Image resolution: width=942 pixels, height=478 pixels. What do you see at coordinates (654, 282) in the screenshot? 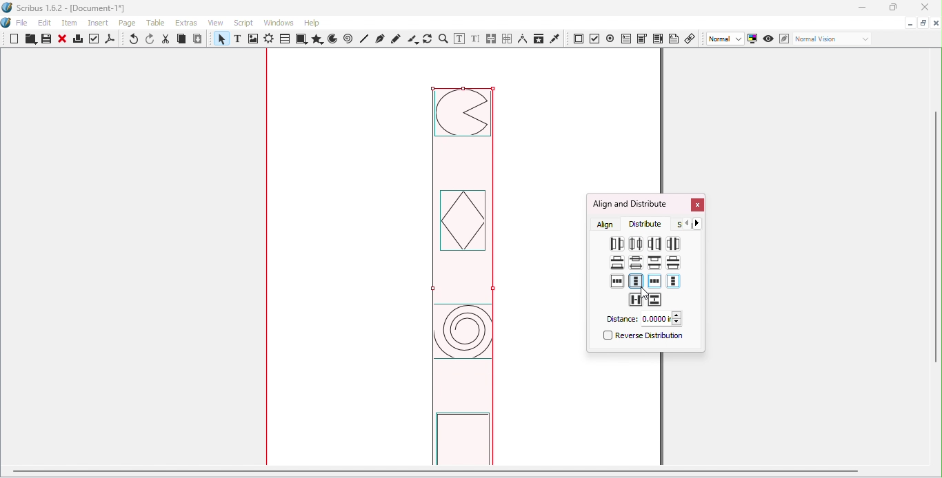
I see `Make horizontal gaps between items and sides of page margin equal` at bounding box center [654, 282].